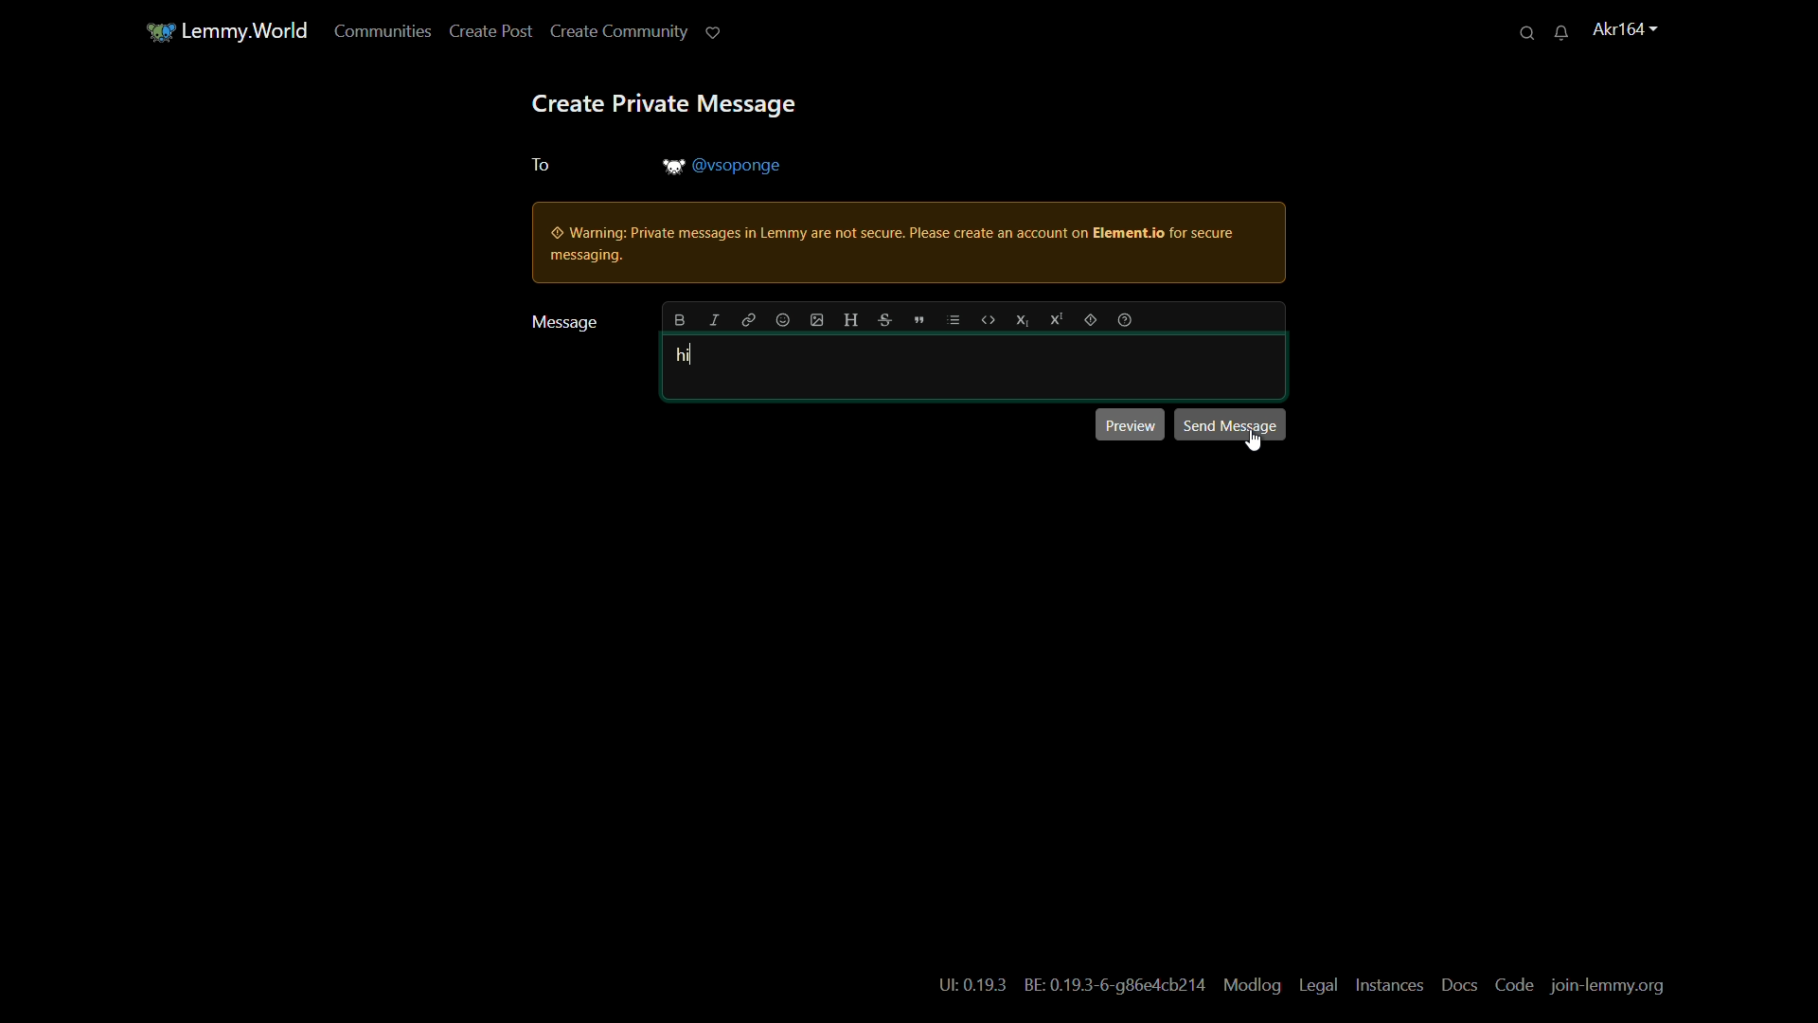 This screenshot has width=1818, height=1023. Describe the element at coordinates (1316, 986) in the screenshot. I see `legal` at that location.